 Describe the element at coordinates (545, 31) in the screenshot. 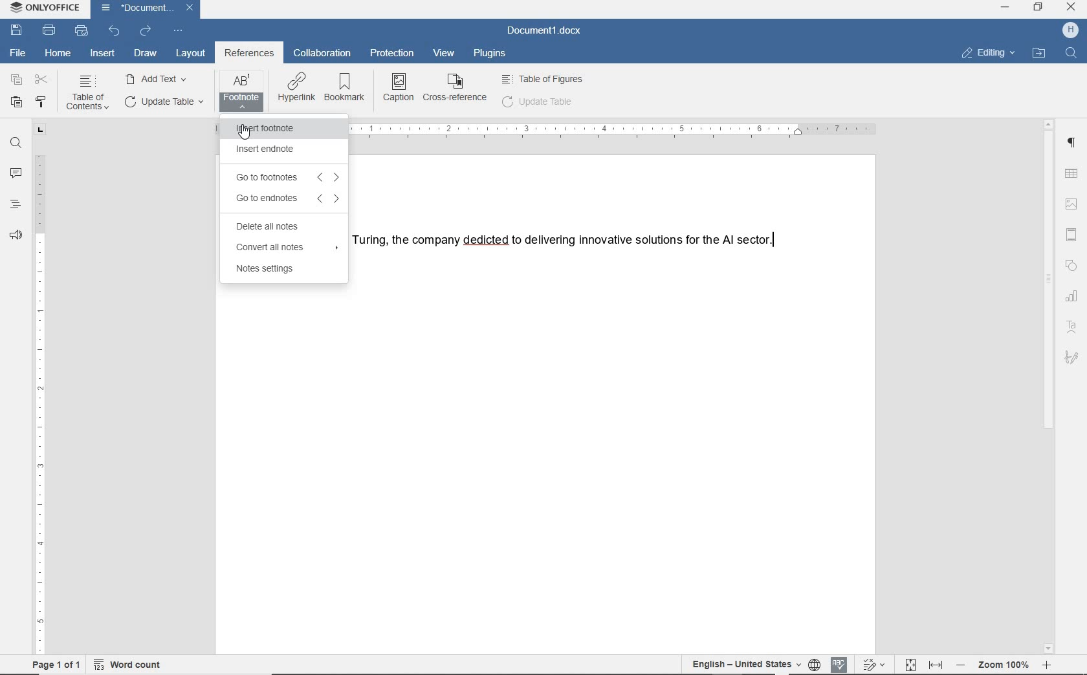

I see `document name` at that location.